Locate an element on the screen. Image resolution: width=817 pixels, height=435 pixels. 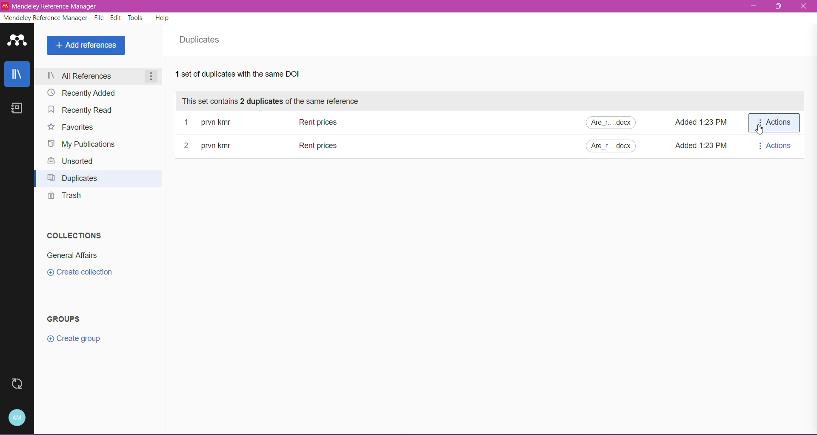
actions is located at coordinates (774, 146).